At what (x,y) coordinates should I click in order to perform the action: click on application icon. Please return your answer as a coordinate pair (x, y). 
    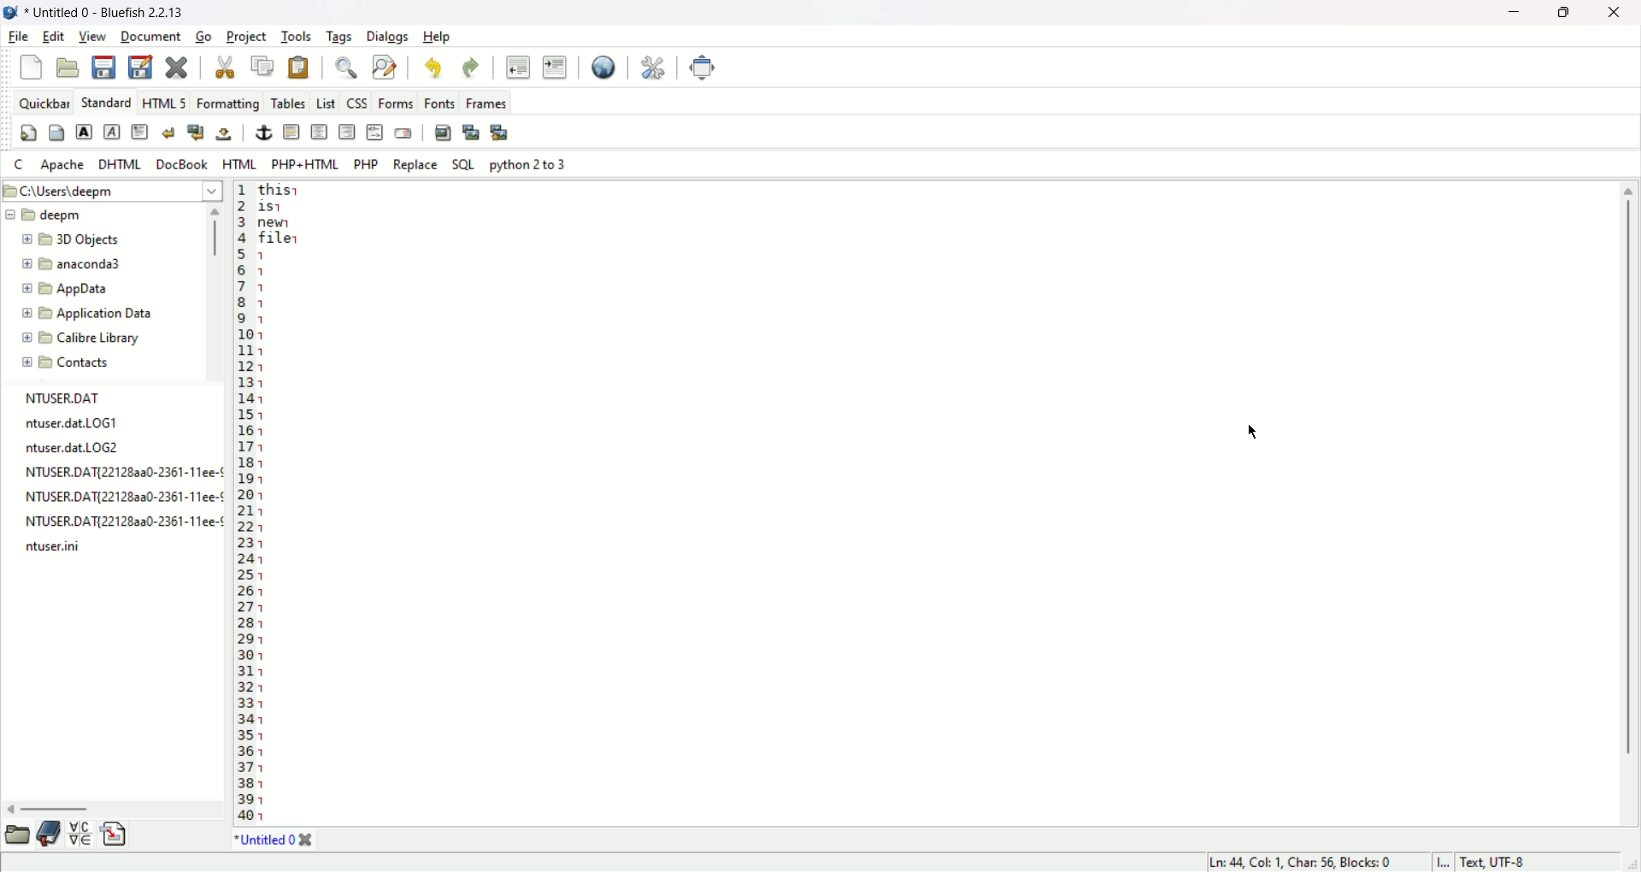
    Looking at the image, I should click on (11, 13).